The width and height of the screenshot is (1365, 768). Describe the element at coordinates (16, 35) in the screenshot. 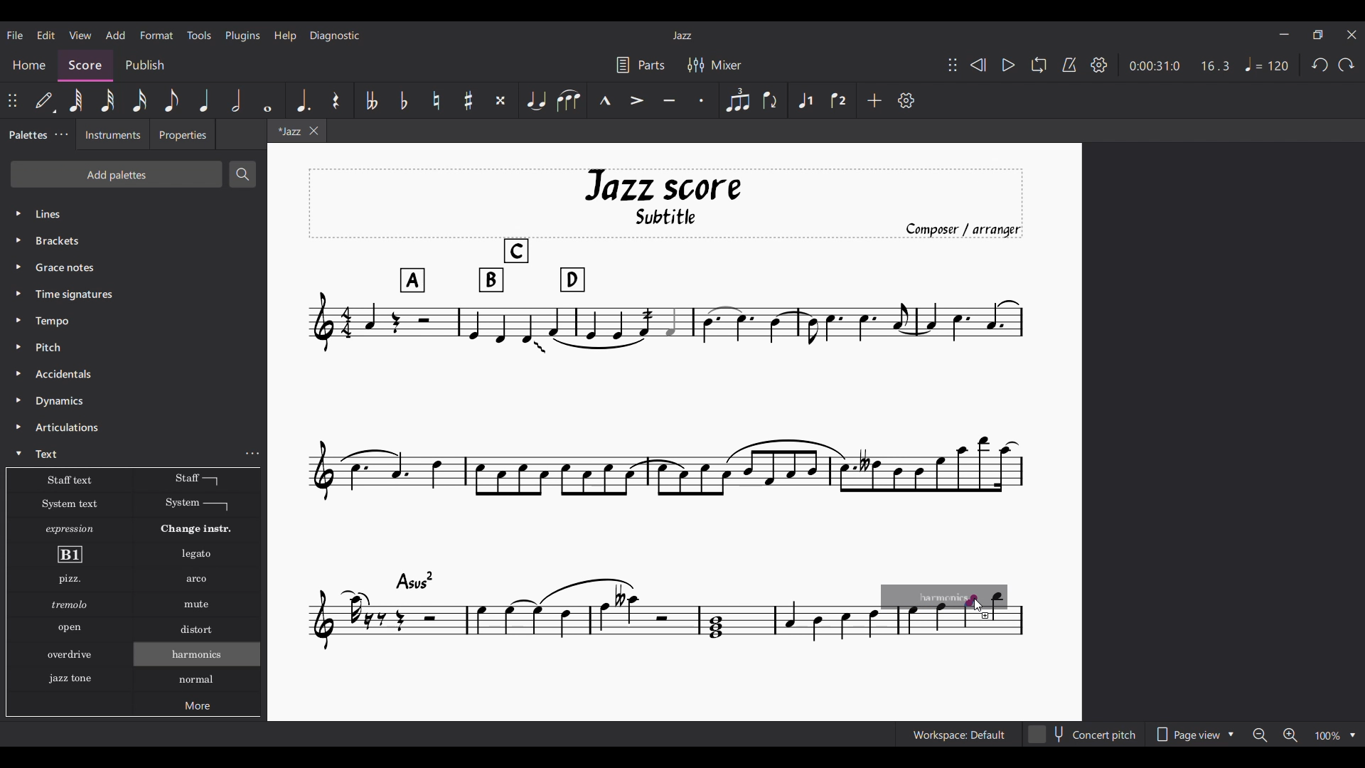

I see `File menu` at that location.